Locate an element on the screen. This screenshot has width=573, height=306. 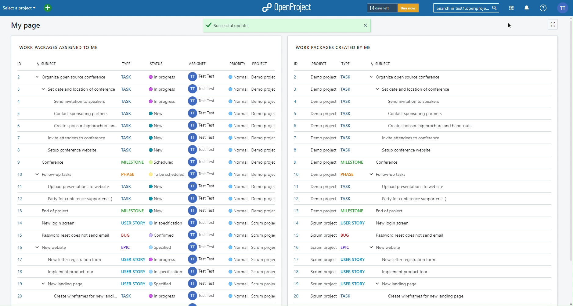
Bug is located at coordinates (346, 235).